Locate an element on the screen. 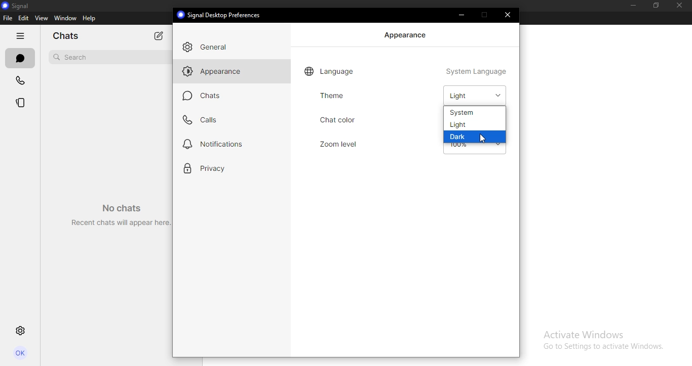 This screenshot has height=366, width=692. ® Signal Desktop Preferences is located at coordinates (220, 15).